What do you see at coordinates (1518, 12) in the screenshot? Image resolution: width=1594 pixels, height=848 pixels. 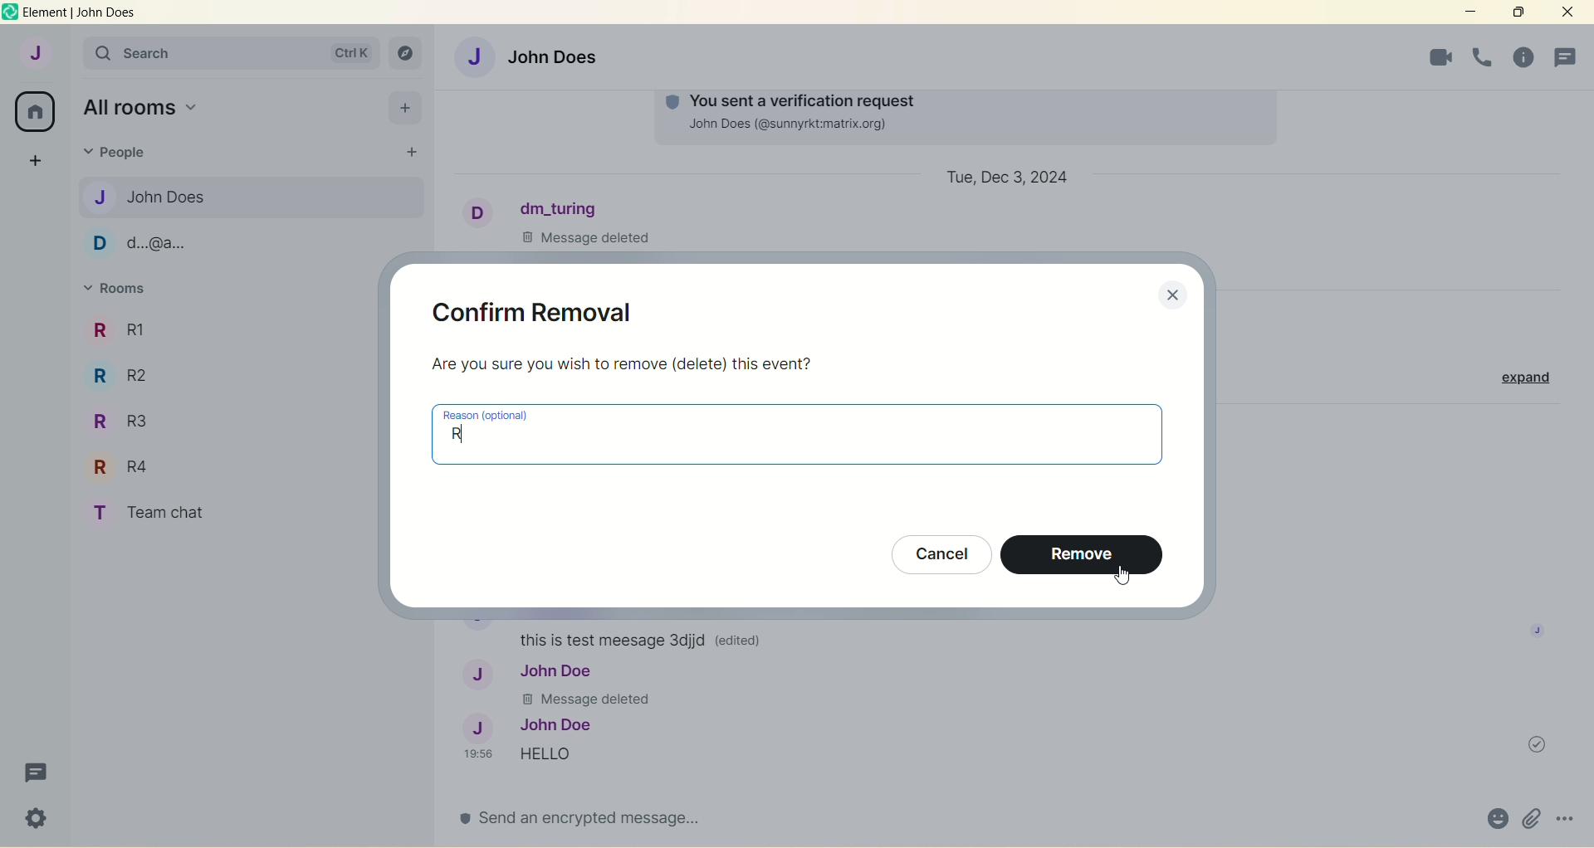 I see `maximize` at bounding box center [1518, 12].